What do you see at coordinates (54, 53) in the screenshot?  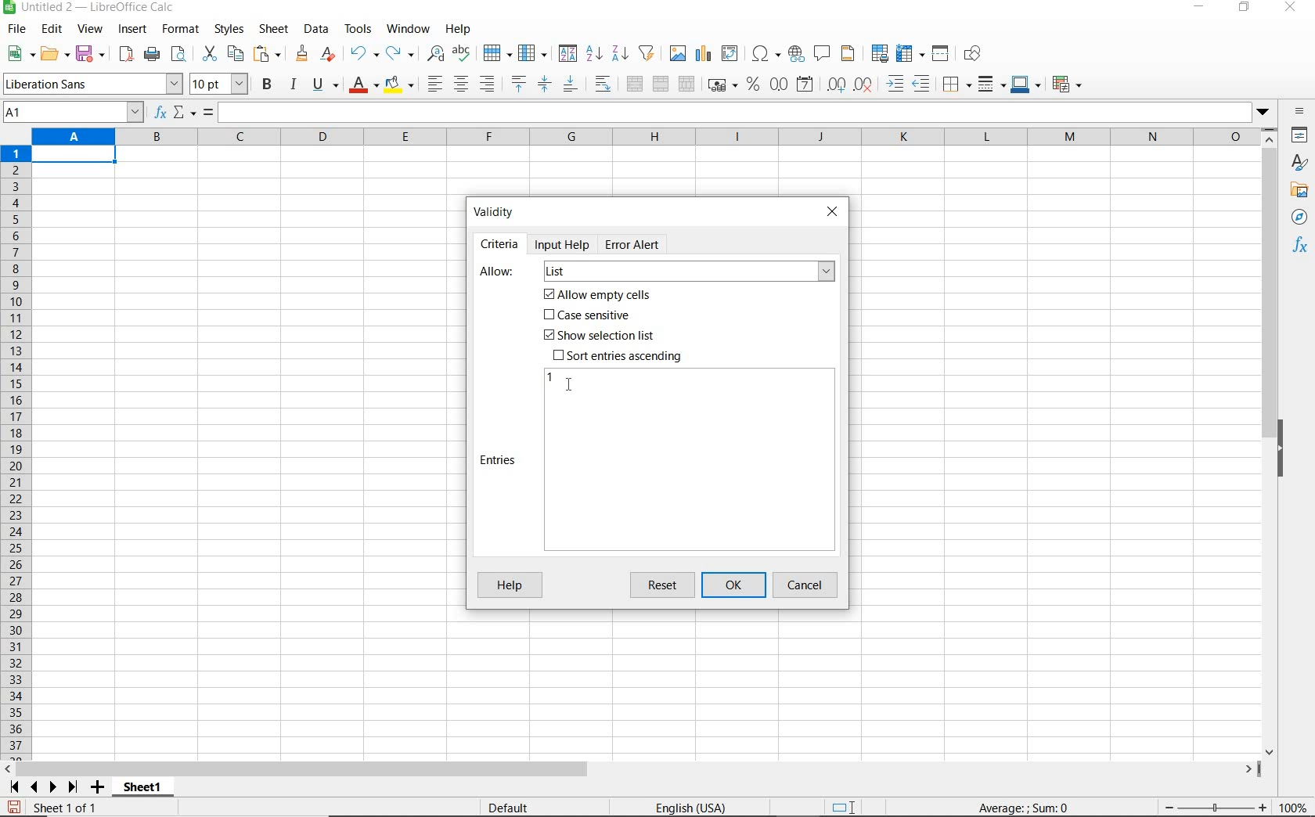 I see `open` at bounding box center [54, 53].